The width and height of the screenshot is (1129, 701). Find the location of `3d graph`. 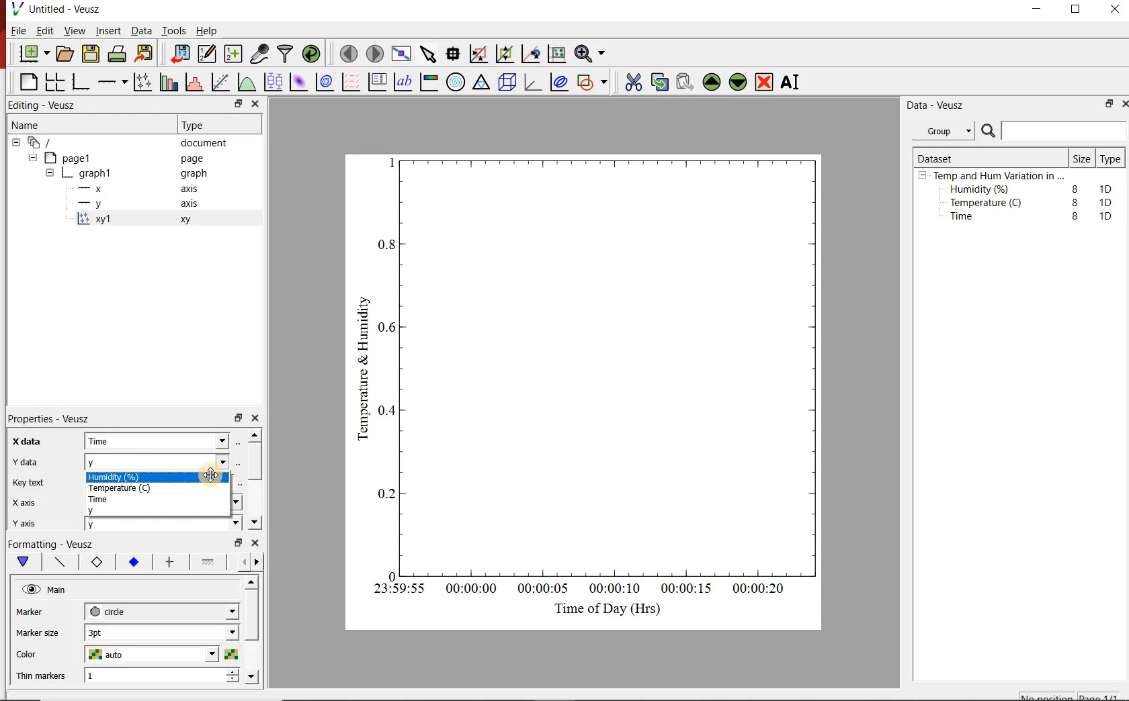

3d graph is located at coordinates (535, 84).